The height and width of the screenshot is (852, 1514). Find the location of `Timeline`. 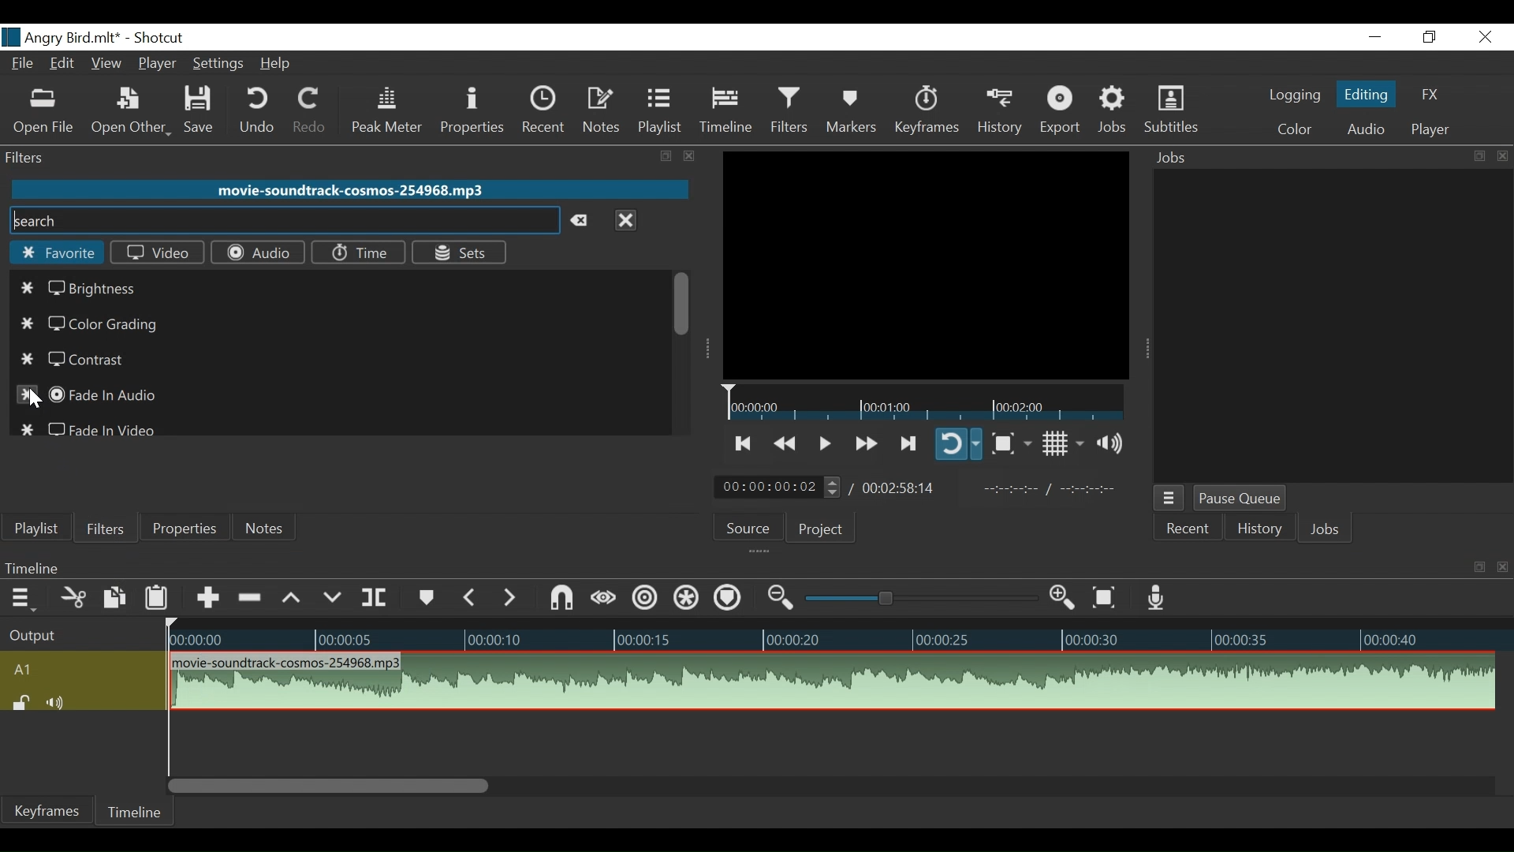

Timeline is located at coordinates (133, 812).